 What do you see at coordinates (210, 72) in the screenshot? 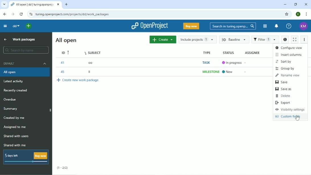
I see `MILESTONE` at bounding box center [210, 72].